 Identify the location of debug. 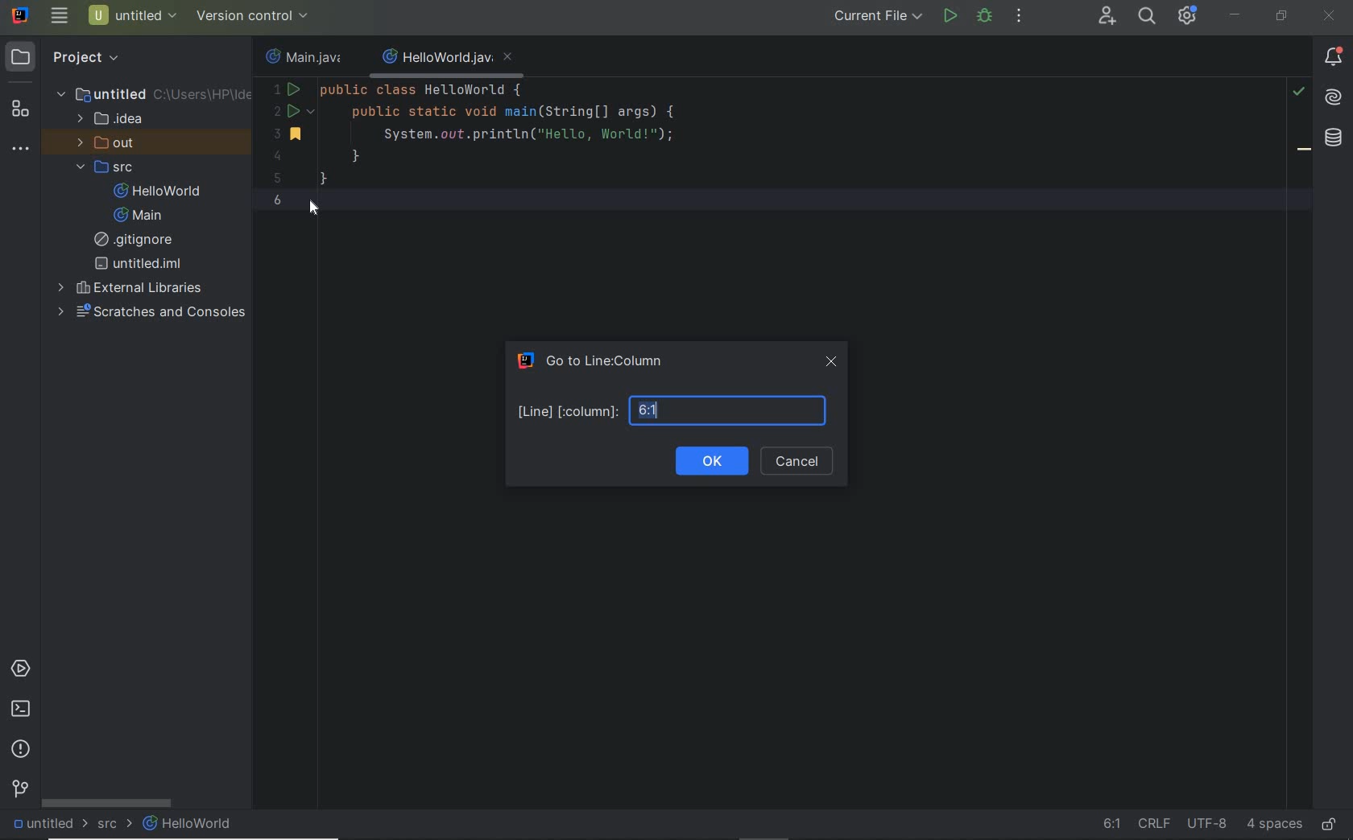
(984, 15).